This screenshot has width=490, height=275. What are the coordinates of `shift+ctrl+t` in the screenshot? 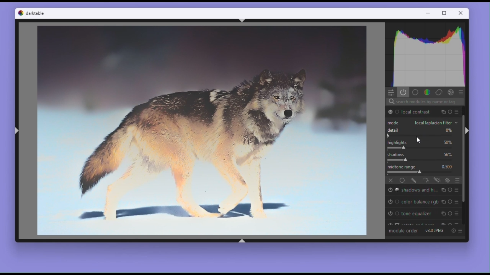 It's located at (243, 20).